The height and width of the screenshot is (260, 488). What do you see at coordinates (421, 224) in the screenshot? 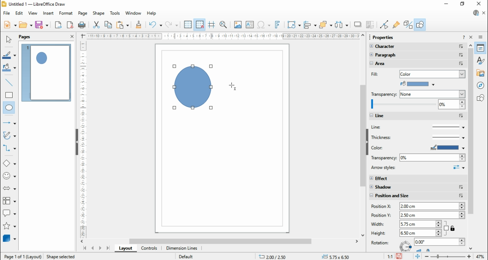
I see `5.75cm` at bounding box center [421, 224].